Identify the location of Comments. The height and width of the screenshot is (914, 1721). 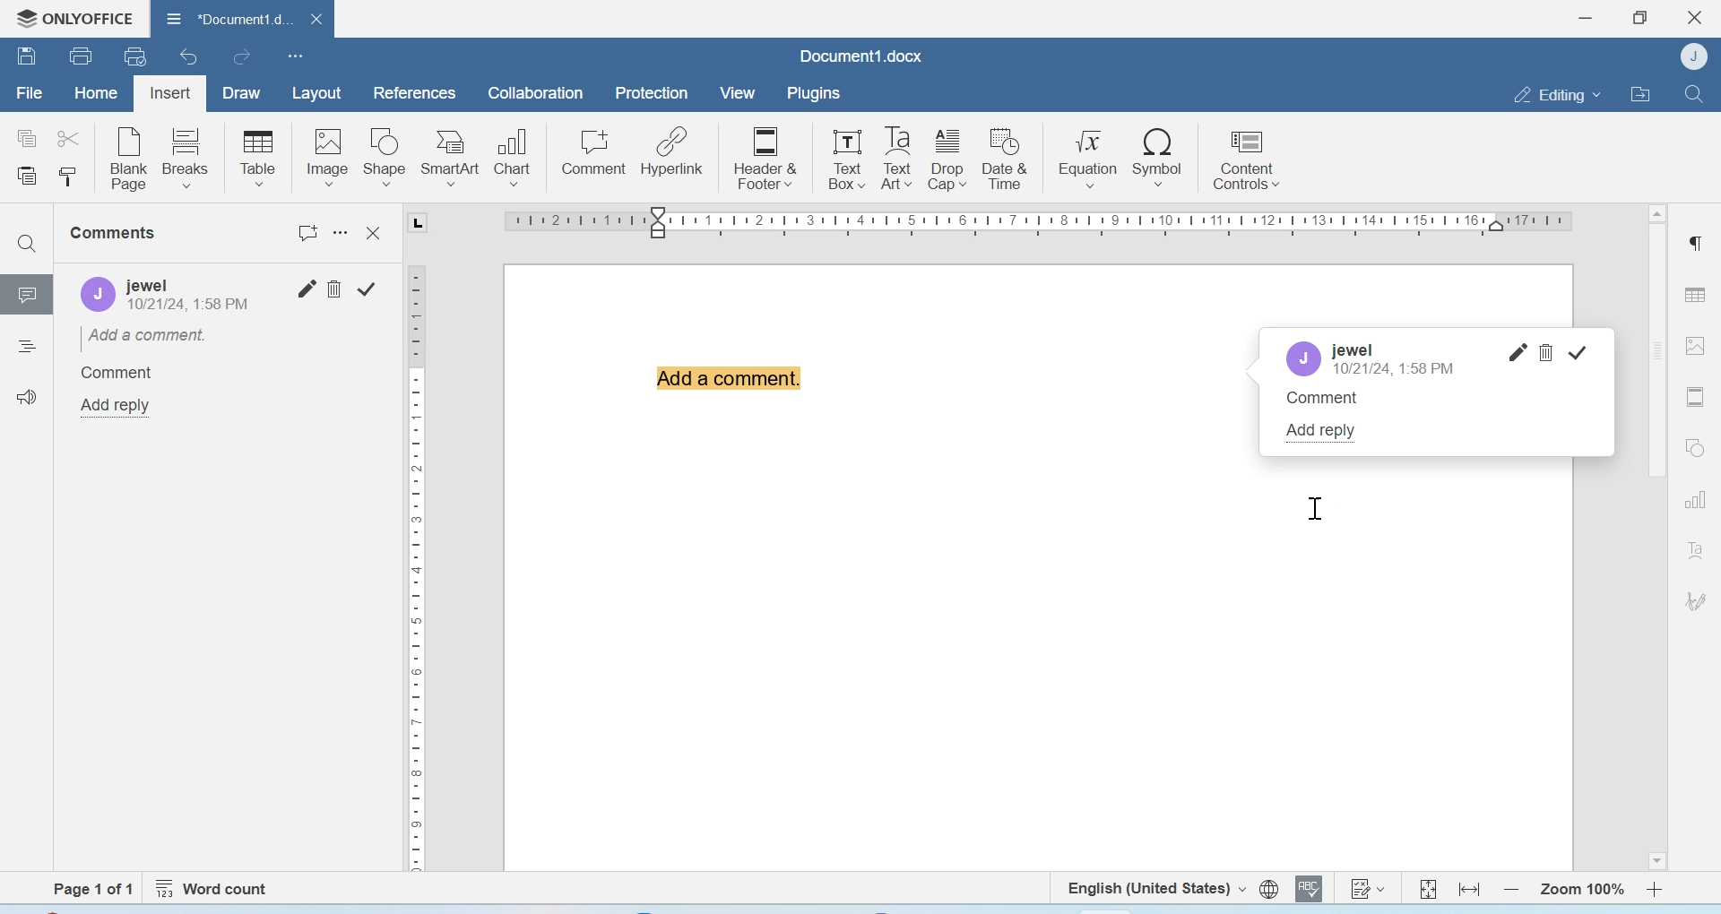
(117, 233).